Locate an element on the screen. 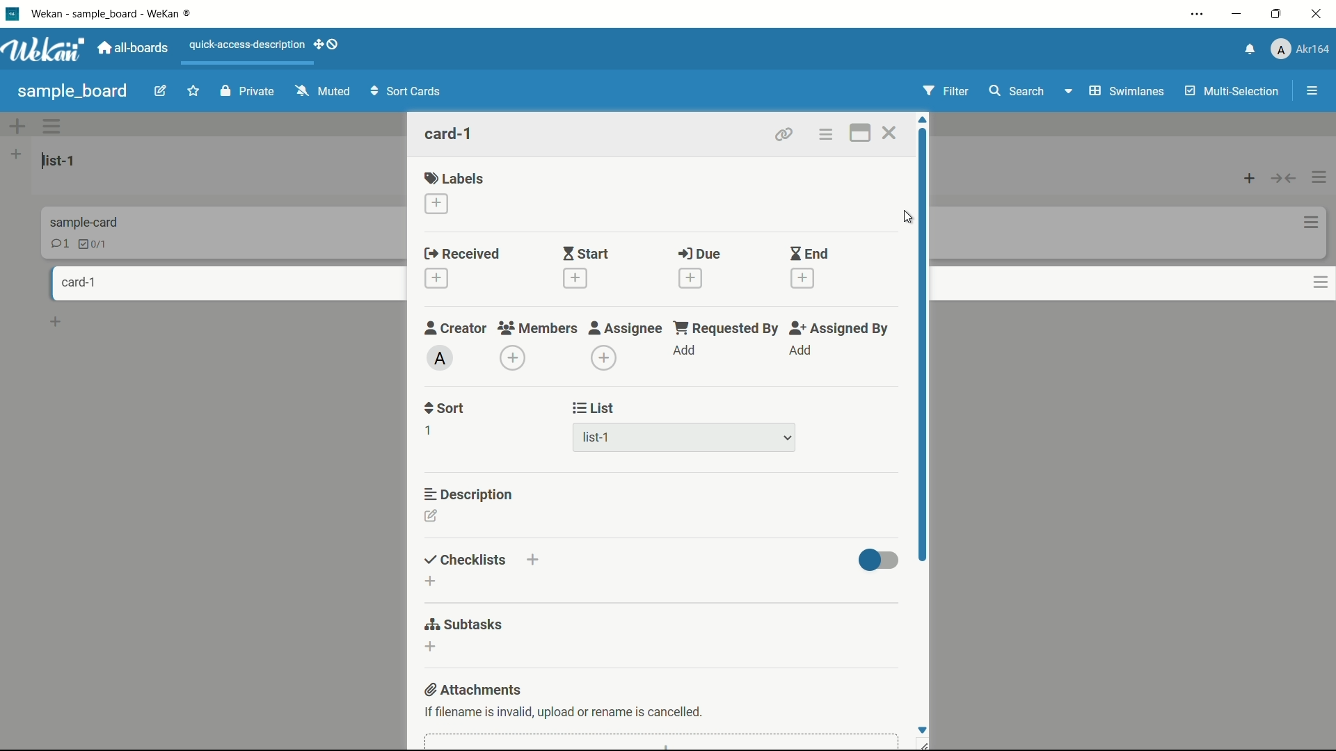  add subtasks is located at coordinates (431, 651).